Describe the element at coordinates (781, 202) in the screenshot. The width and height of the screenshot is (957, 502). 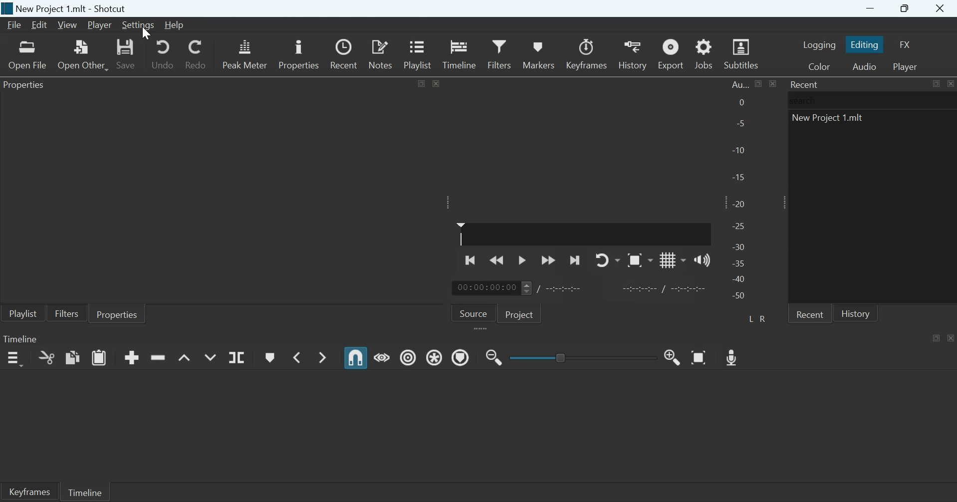
I see `Expand` at that location.